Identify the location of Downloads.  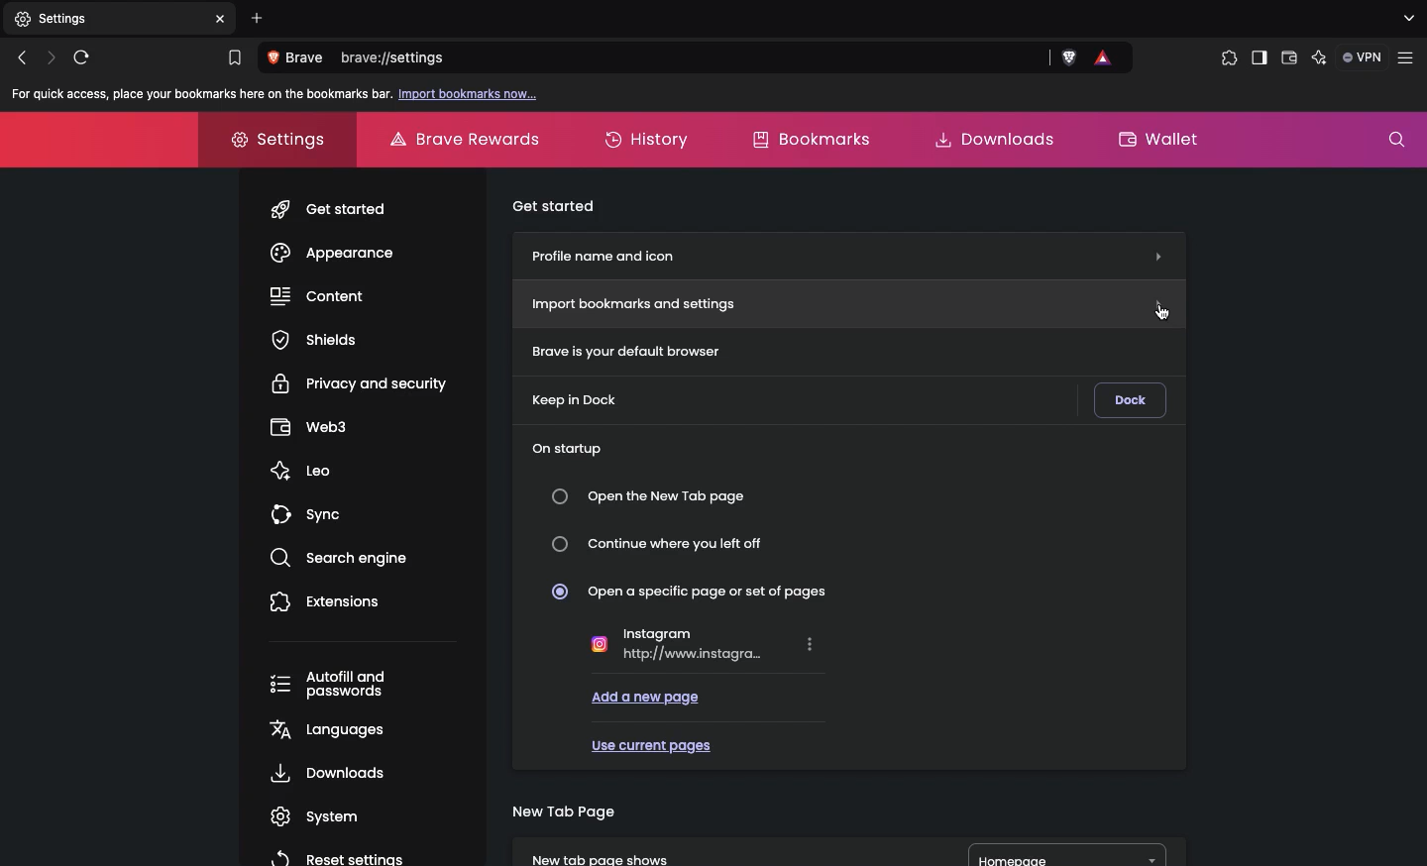
(987, 138).